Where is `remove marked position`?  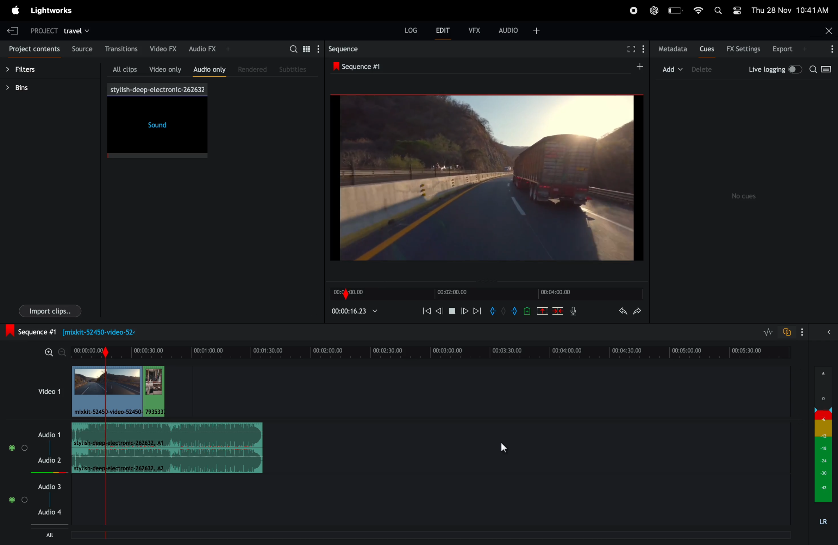
remove marked position is located at coordinates (542, 311).